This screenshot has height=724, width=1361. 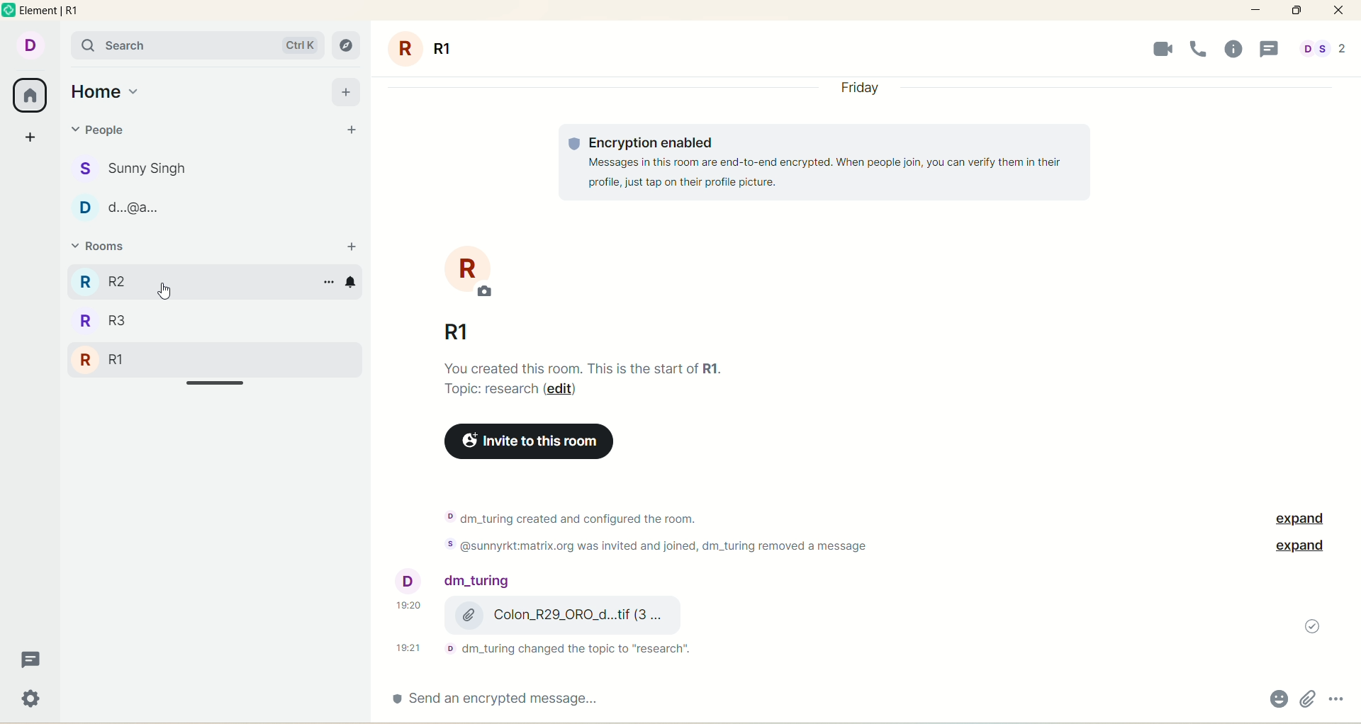 I want to click on emoji, so click(x=1277, y=701).